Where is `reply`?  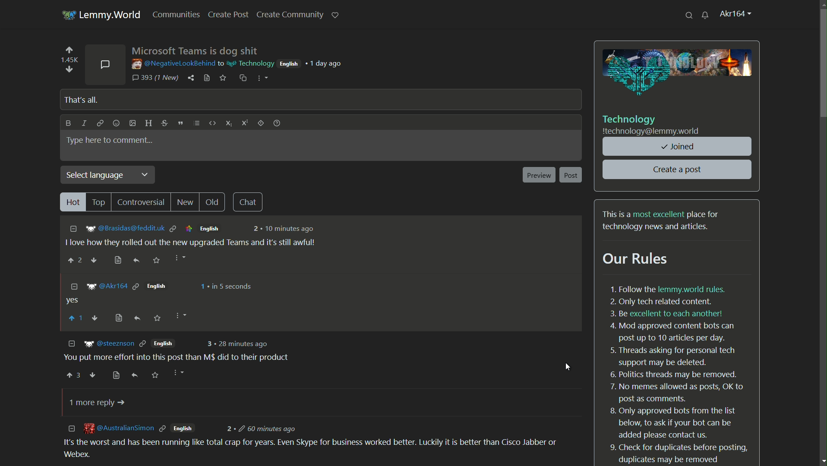
reply is located at coordinates (135, 375).